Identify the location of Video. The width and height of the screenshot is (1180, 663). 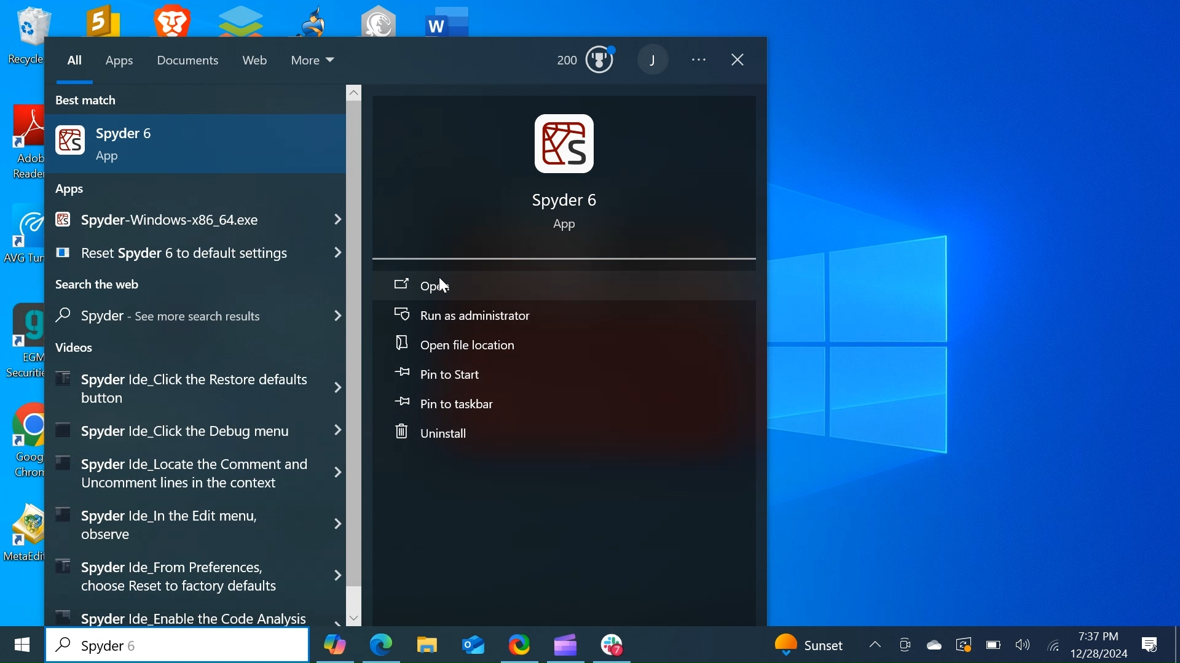
(197, 473).